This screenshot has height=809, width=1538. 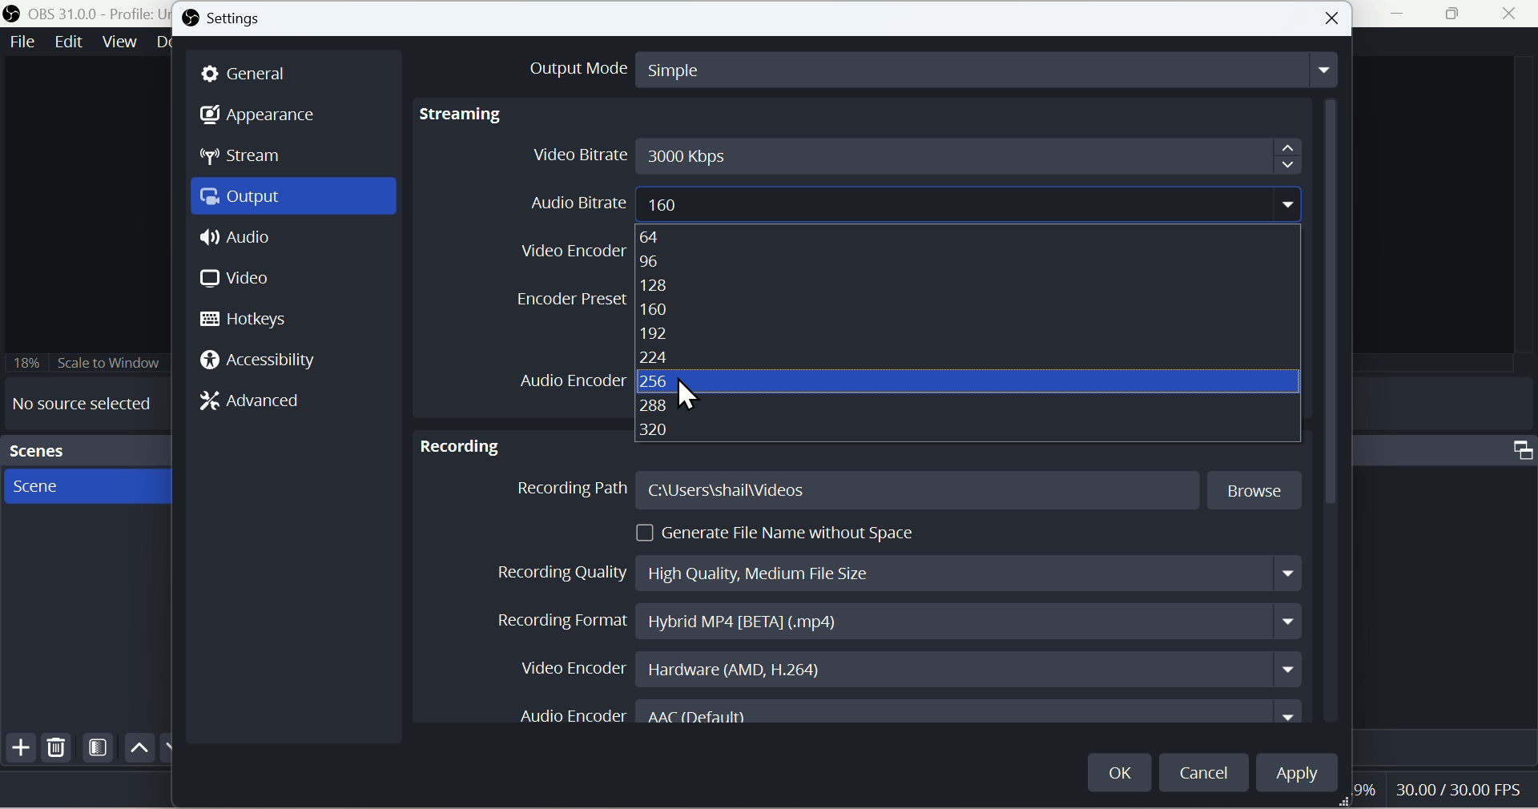 What do you see at coordinates (567, 379) in the screenshot?
I see `audio encoder` at bounding box center [567, 379].